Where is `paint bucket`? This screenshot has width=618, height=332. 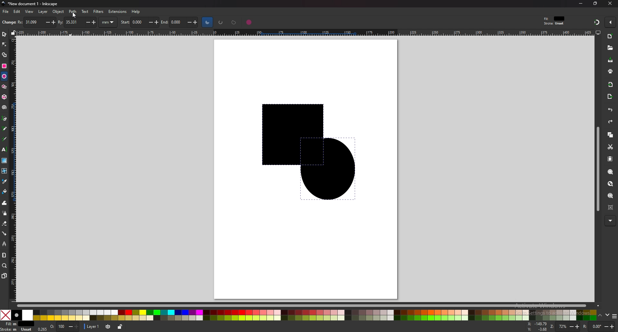 paint bucket is located at coordinates (5, 192).